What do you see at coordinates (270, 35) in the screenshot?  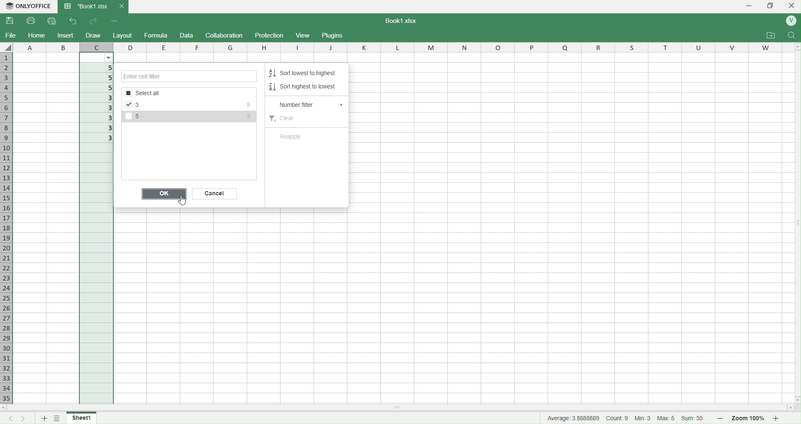 I see `Protection` at bounding box center [270, 35].